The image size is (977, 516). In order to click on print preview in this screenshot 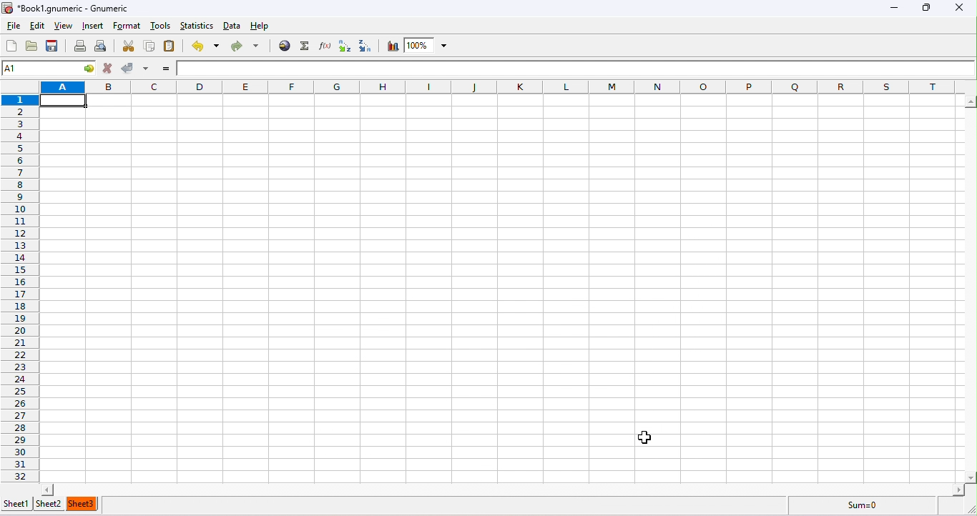, I will do `click(106, 46)`.